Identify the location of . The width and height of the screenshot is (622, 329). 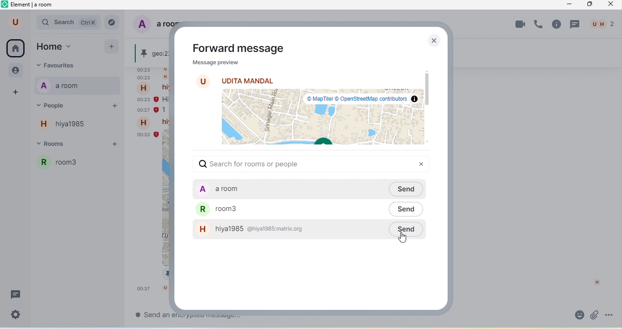
(150, 314).